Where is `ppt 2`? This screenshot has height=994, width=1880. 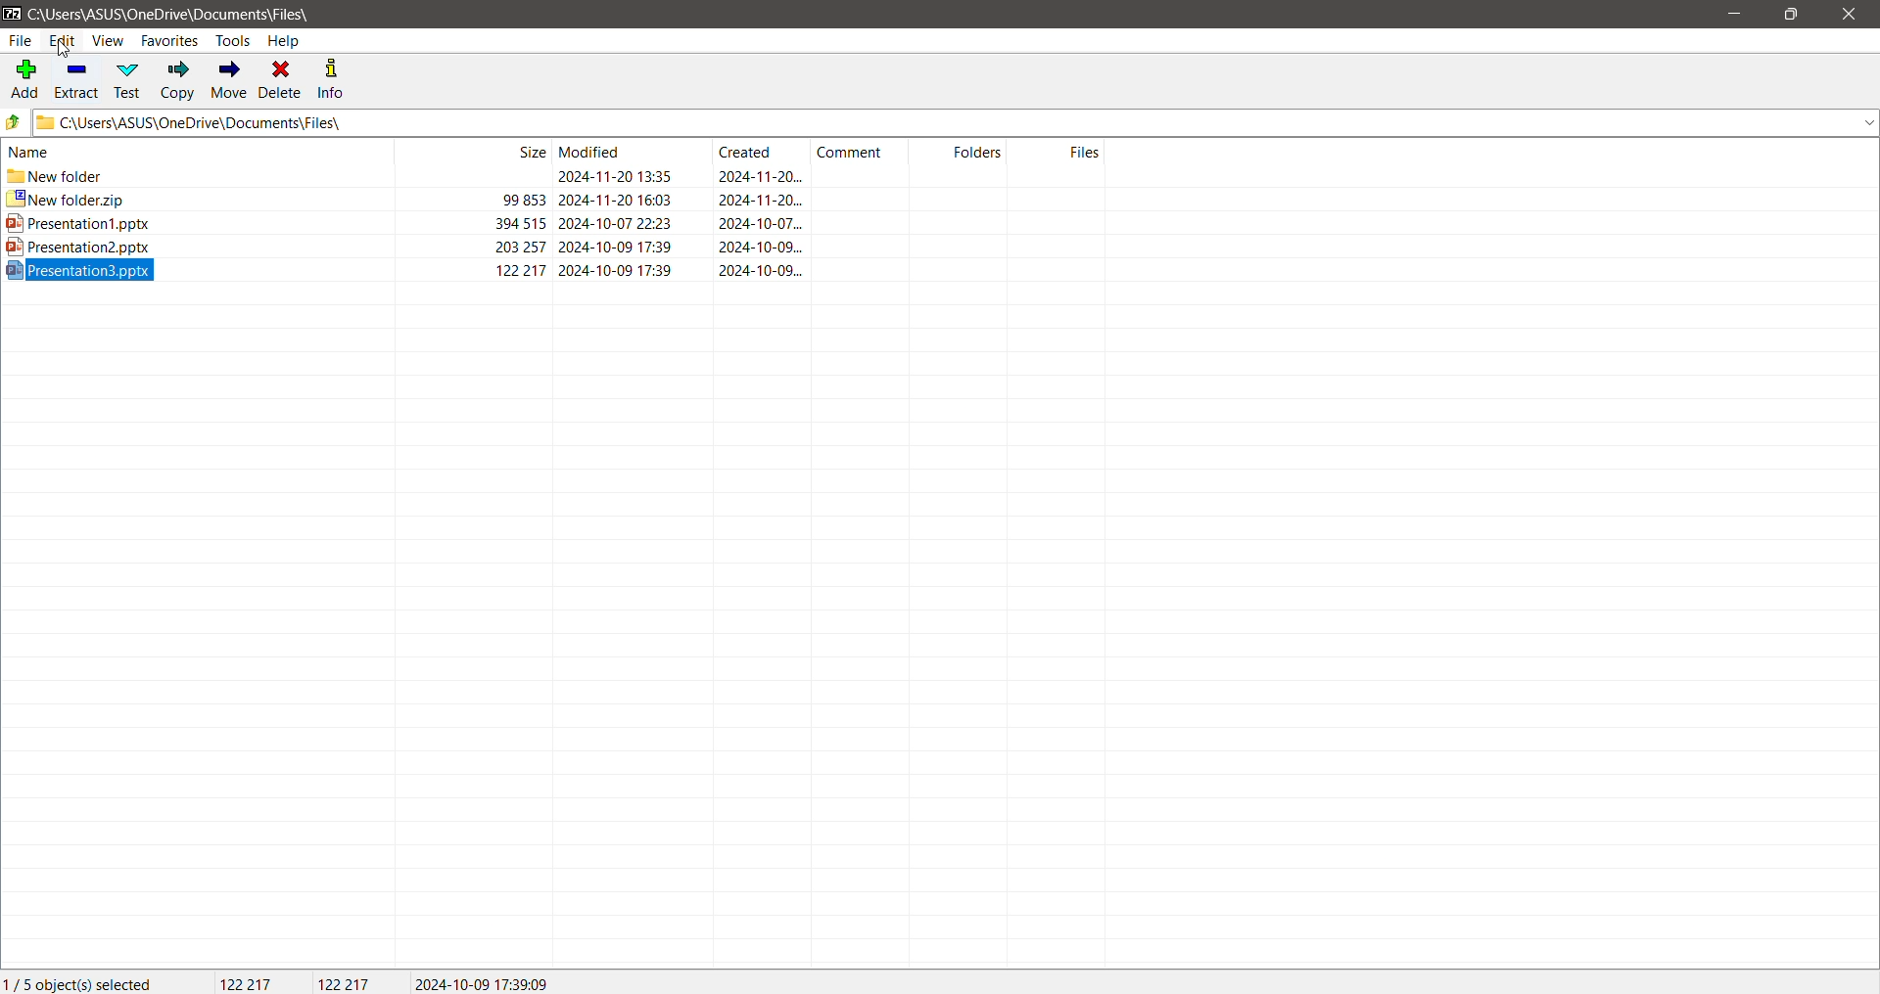 ppt 2 is located at coordinates (556, 248).